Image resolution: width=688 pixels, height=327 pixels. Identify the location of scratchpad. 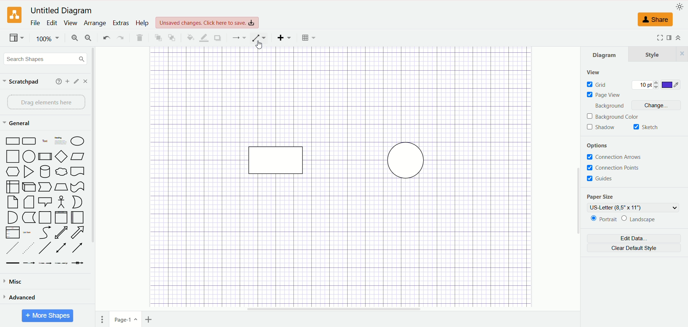
(20, 81).